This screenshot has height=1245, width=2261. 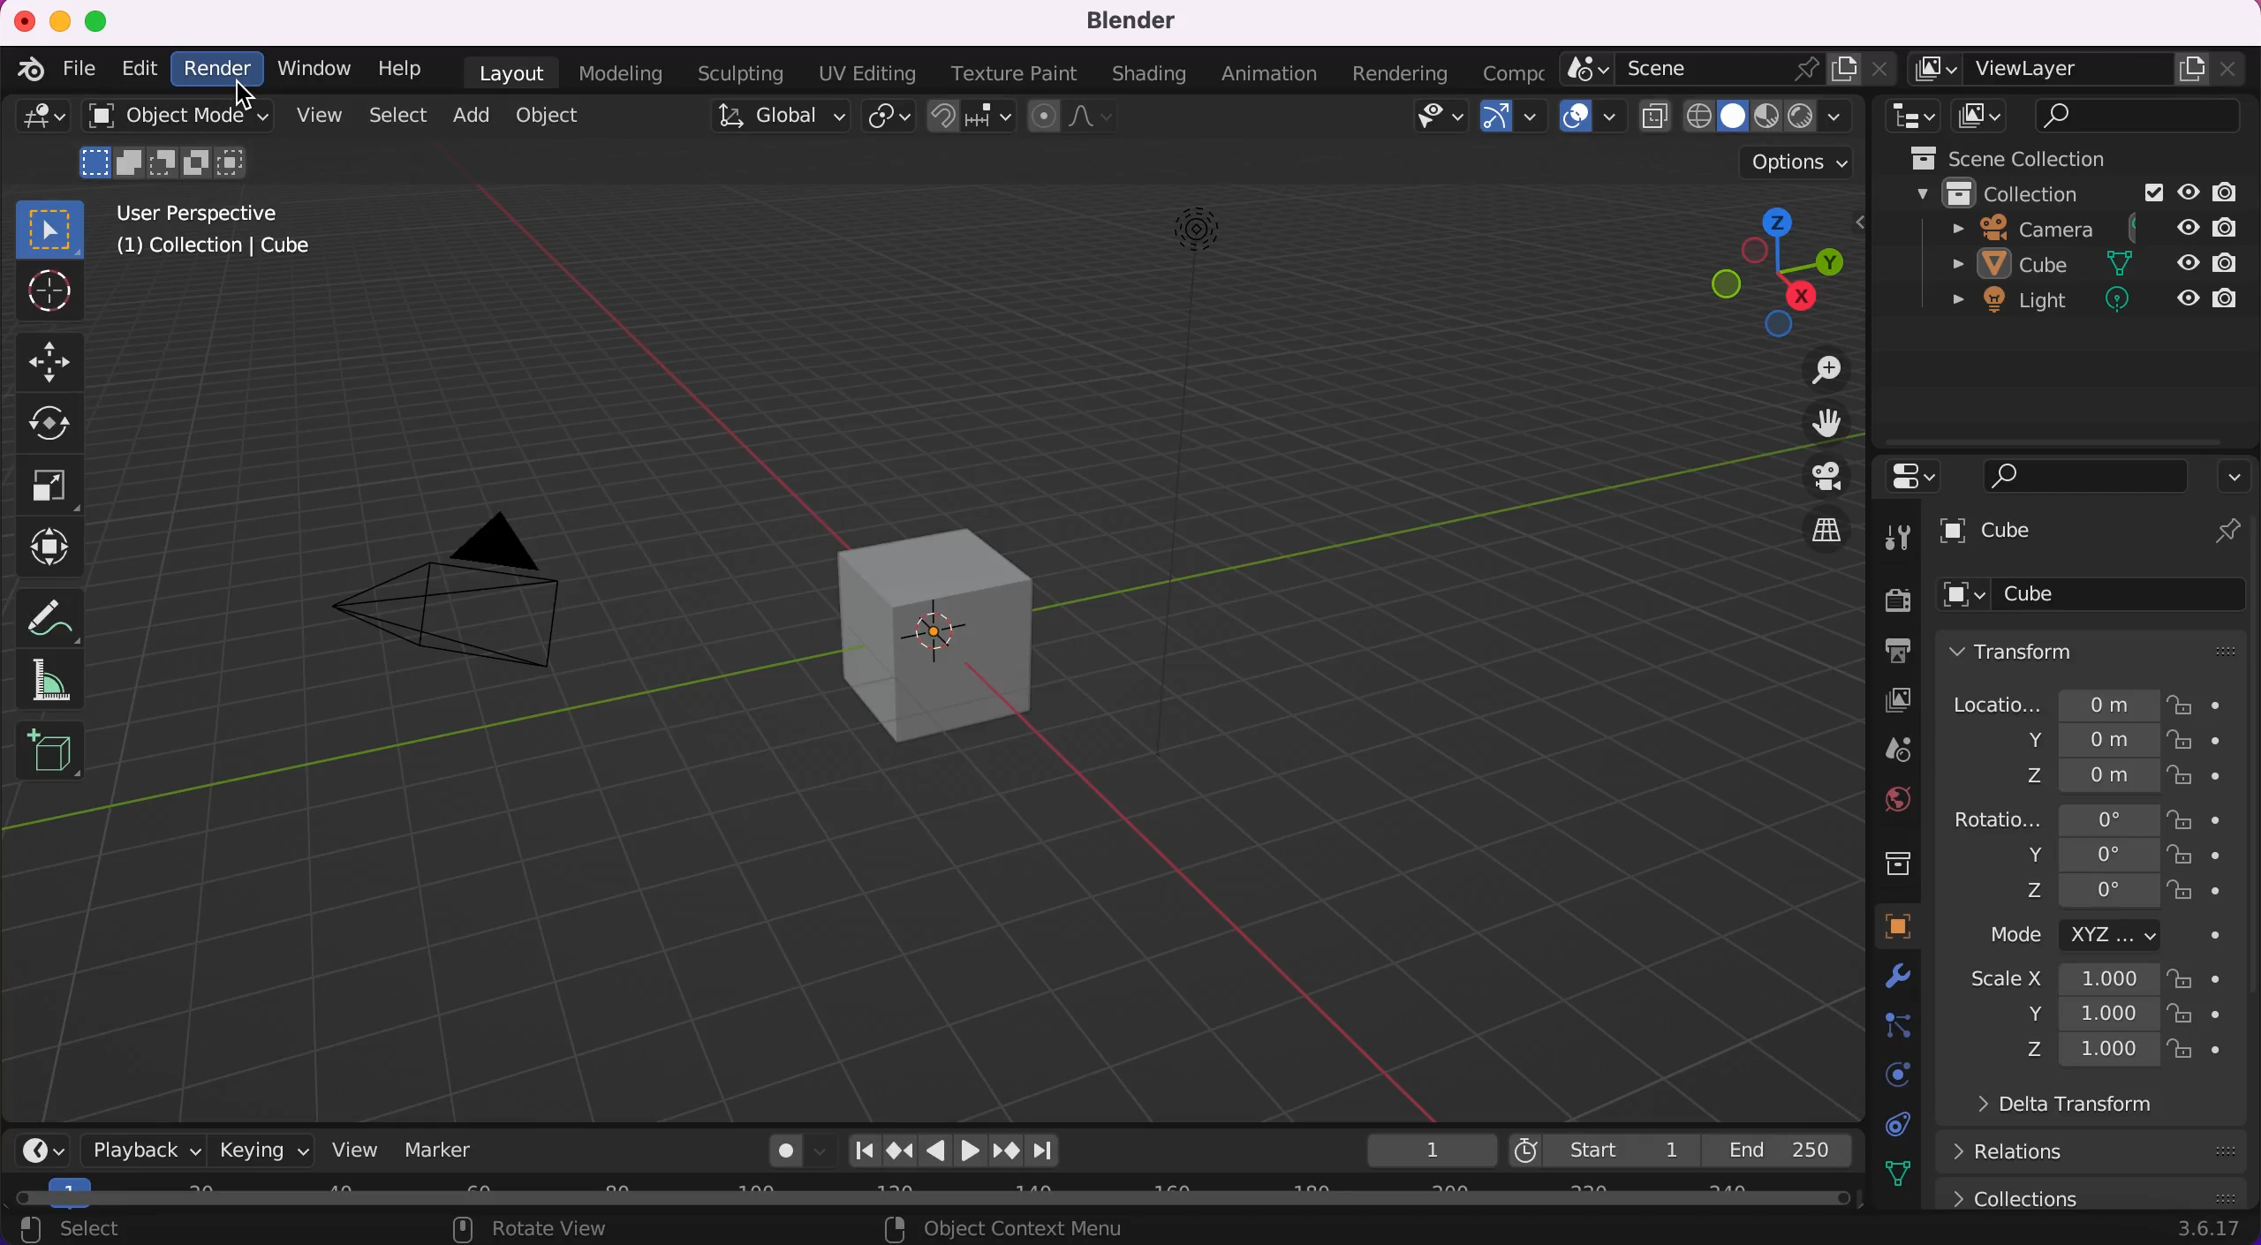 I want to click on sculpting, so click(x=739, y=72).